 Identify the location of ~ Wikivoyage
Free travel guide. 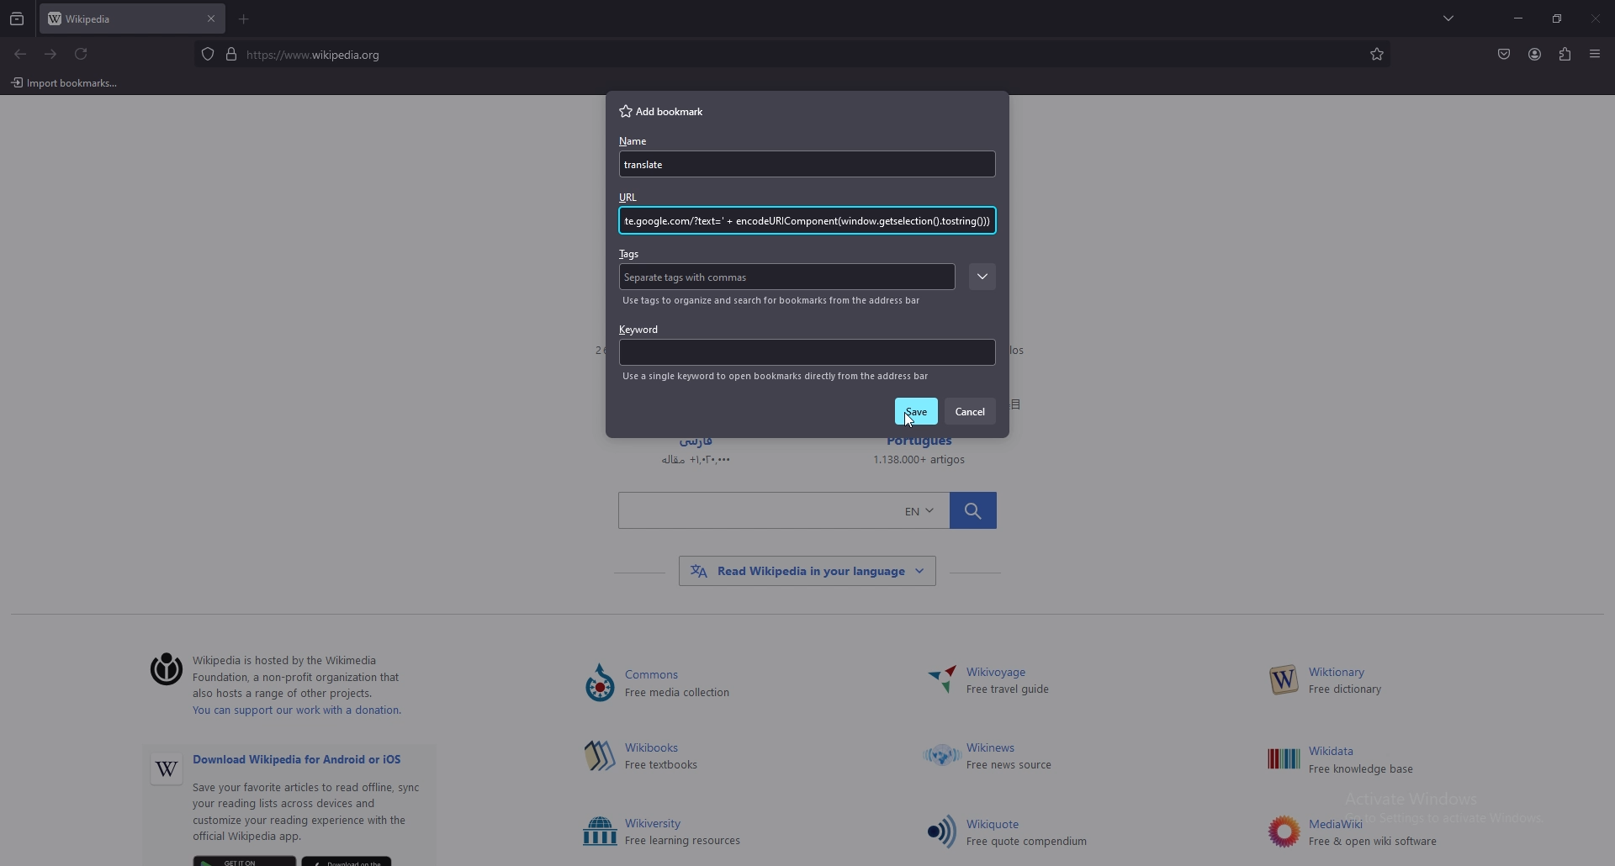
(1016, 682).